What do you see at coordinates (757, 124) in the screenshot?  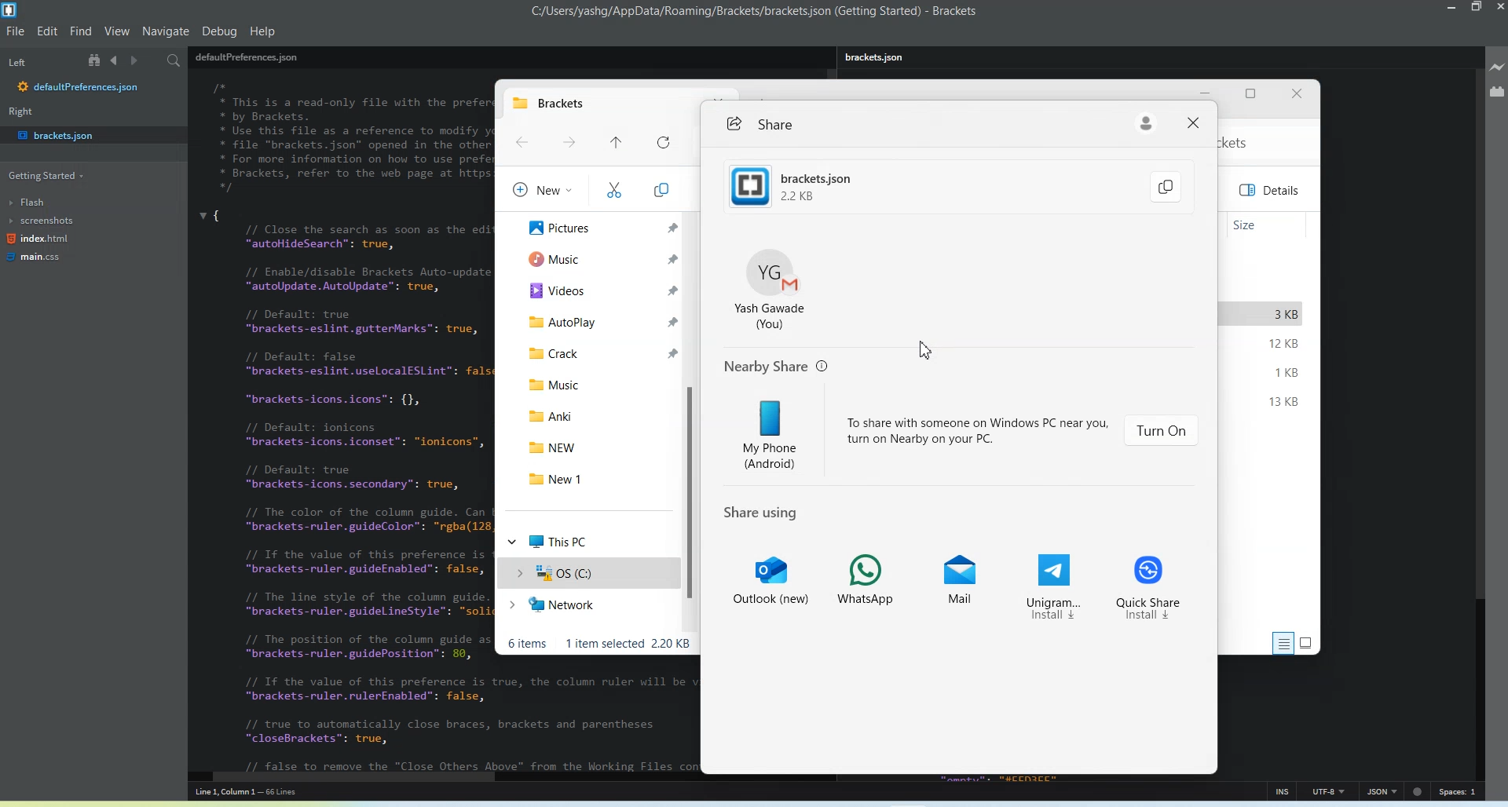 I see `Share` at bounding box center [757, 124].